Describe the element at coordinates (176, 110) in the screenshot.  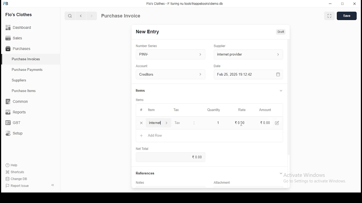
I see `tax` at that location.